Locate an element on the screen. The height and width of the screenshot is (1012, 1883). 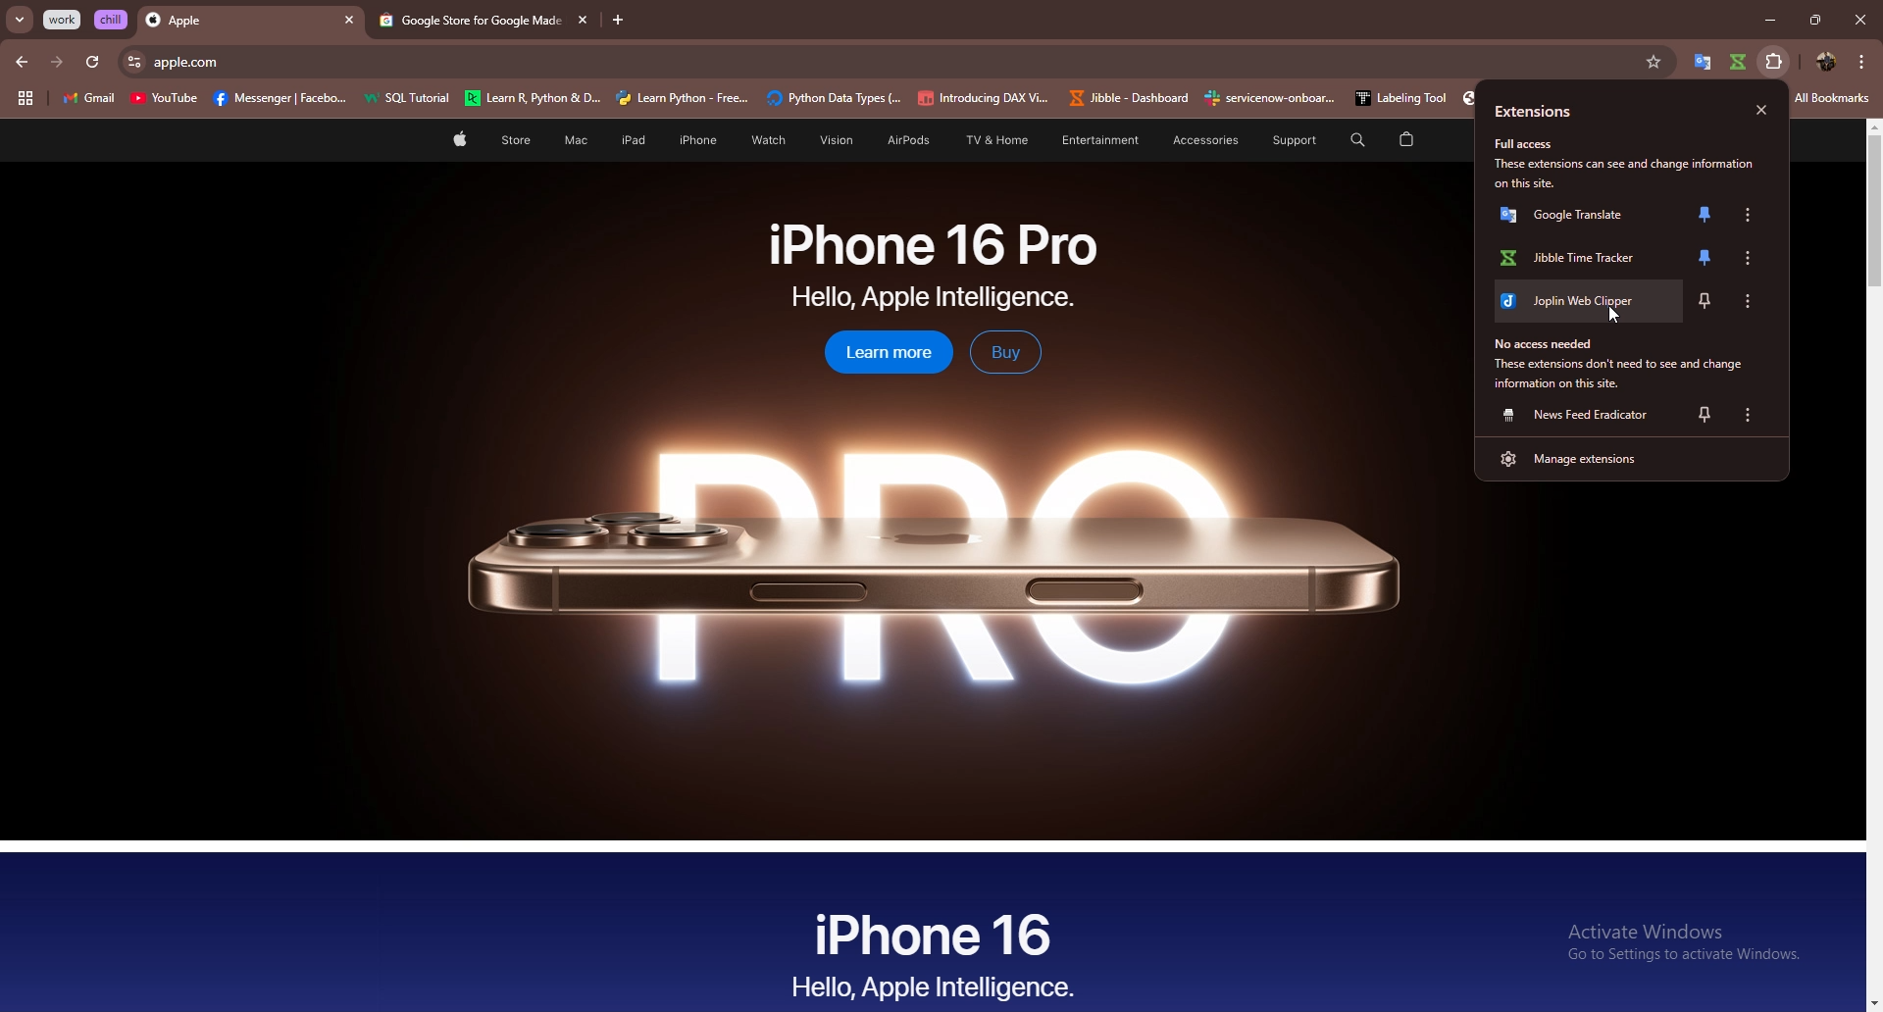
Pro is located at coordinates (933, 552).